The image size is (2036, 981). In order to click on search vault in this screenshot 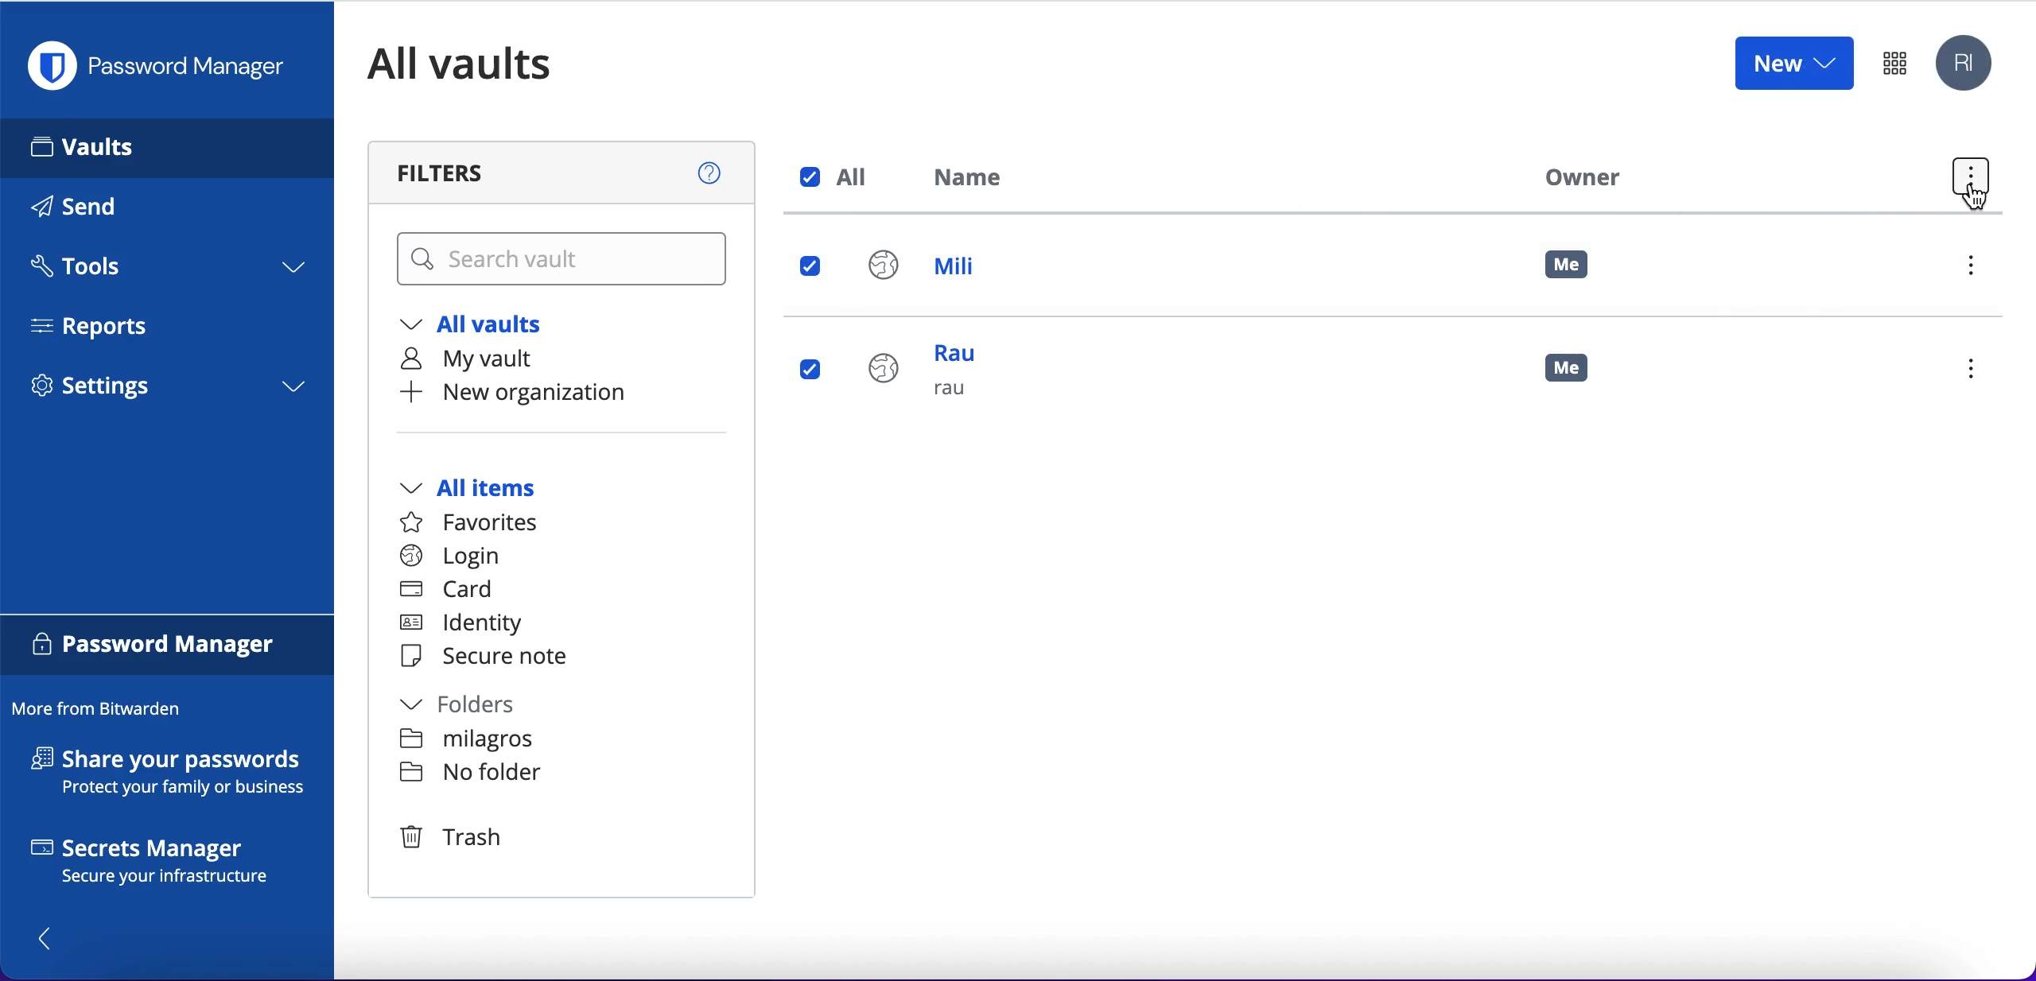, I will do `click(565, 260)`.